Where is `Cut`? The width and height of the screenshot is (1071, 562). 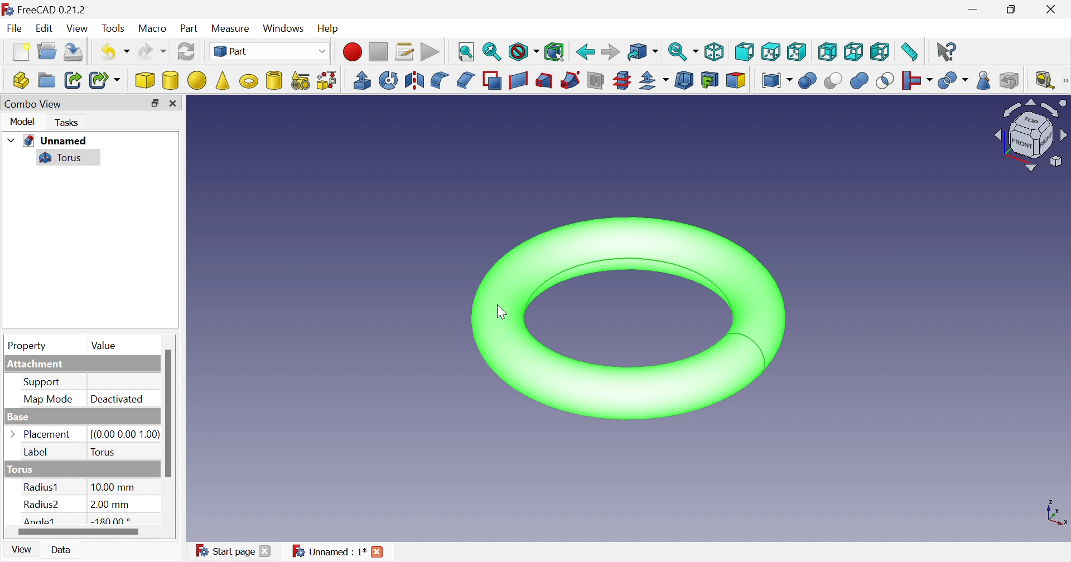
Cut is located at coordinates (834, 83).